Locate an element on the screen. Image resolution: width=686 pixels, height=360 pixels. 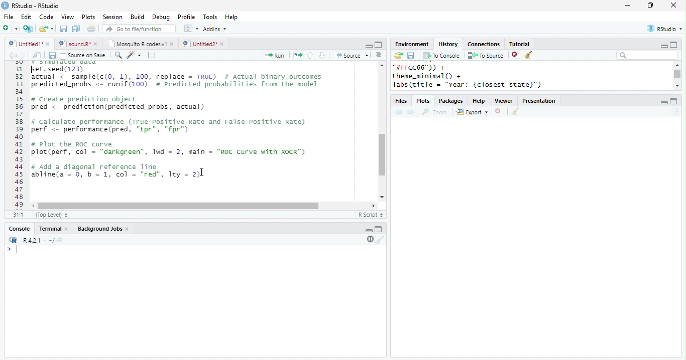
open folder is located at coordinates (398, 55).